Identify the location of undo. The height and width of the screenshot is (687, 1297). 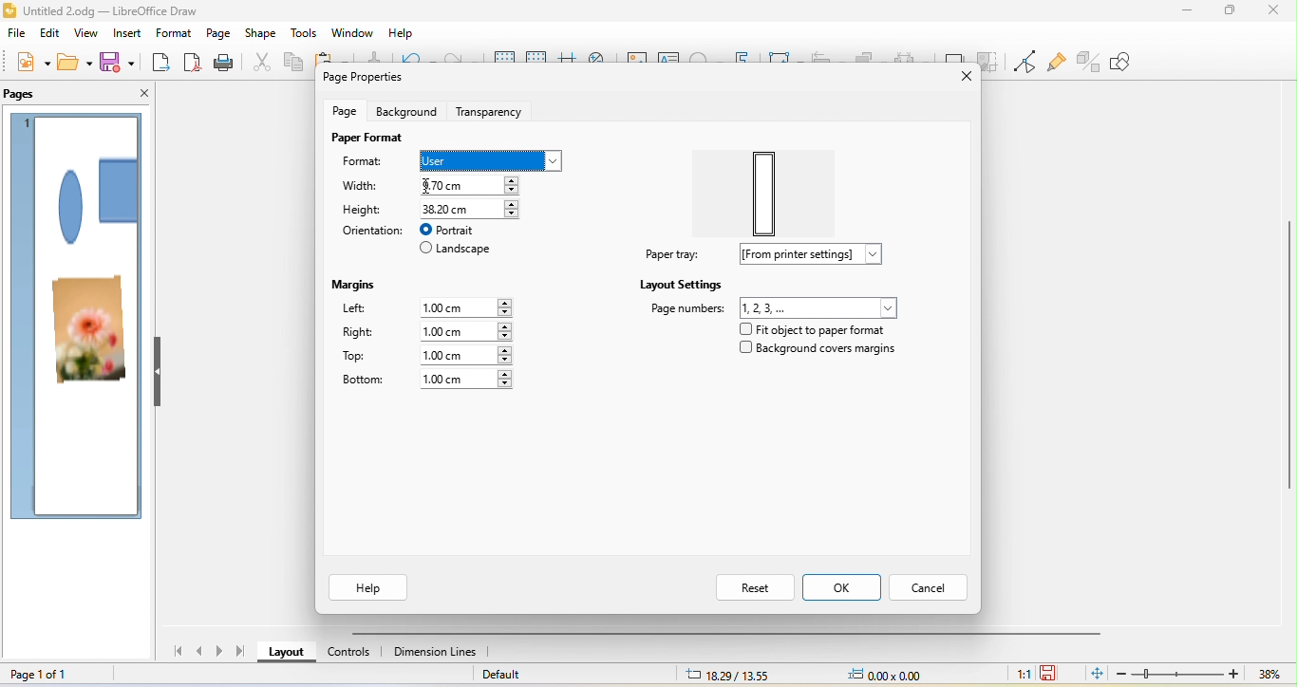
(421, 59).